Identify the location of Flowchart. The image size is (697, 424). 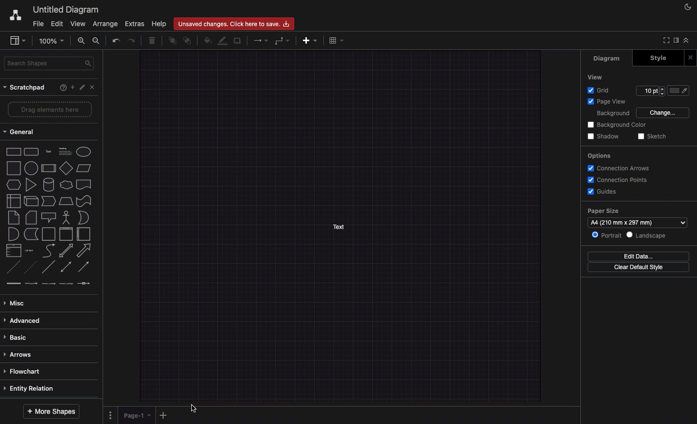
(30, 371).